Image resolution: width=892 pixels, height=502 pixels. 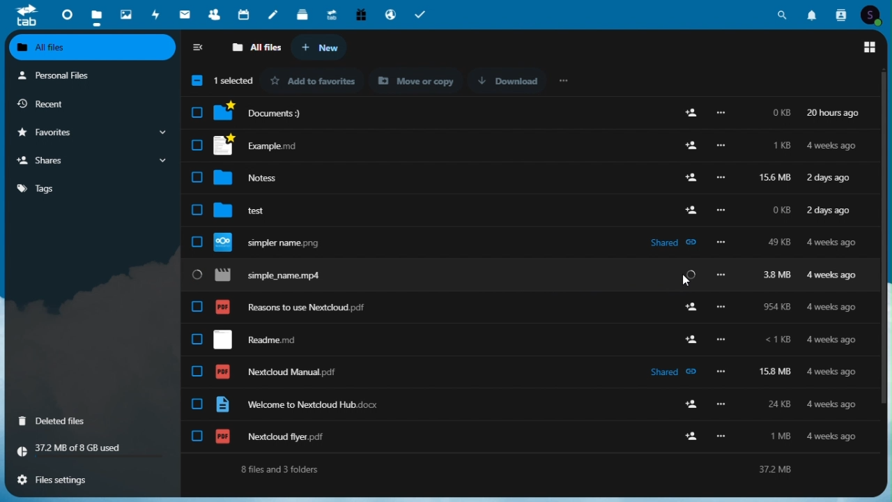 I want to click on Personal files, so click(x=89, y=75).